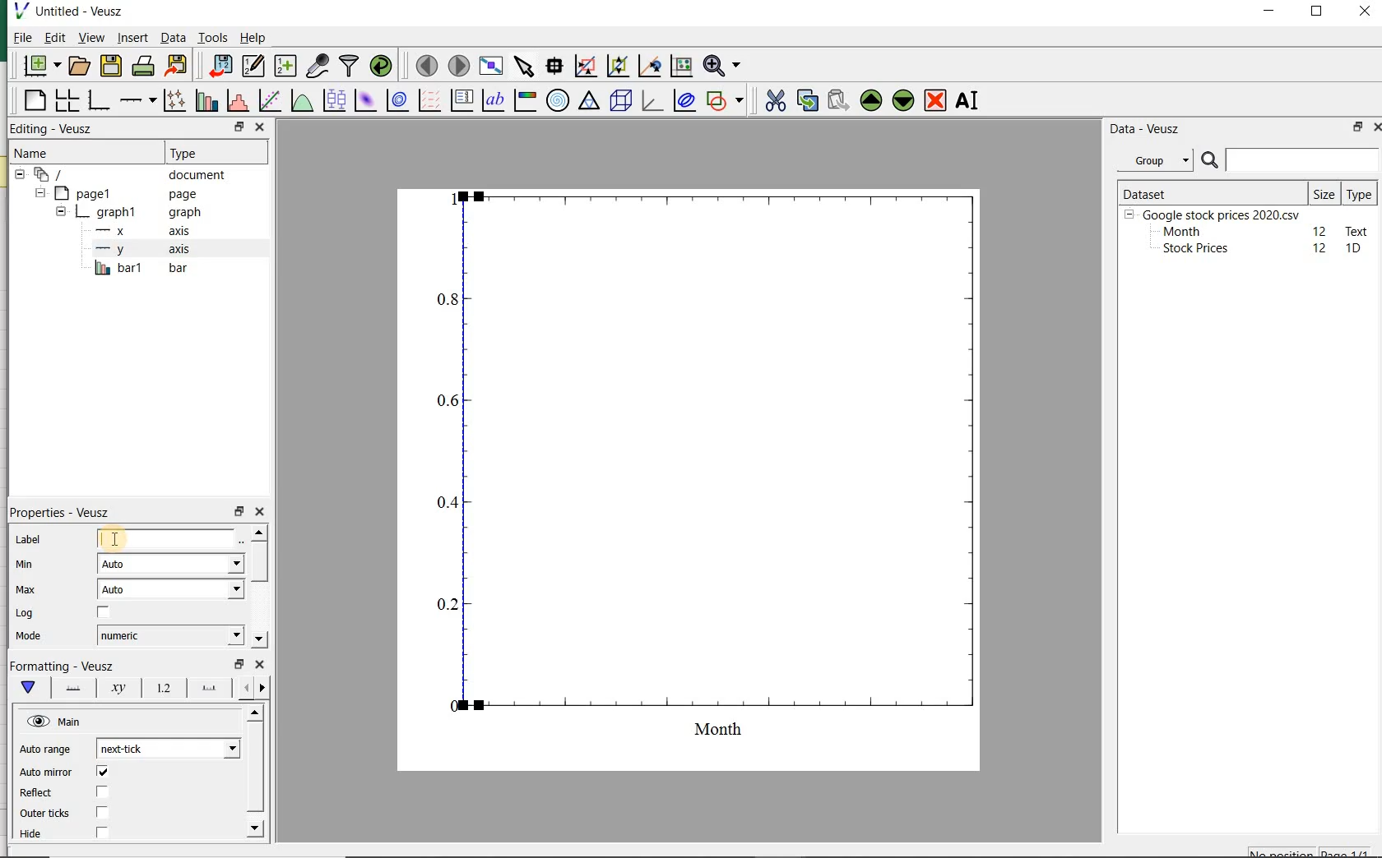  Describe the element at coordinates (459, 67) in the screenshot. I see `move to the next page` at that location.